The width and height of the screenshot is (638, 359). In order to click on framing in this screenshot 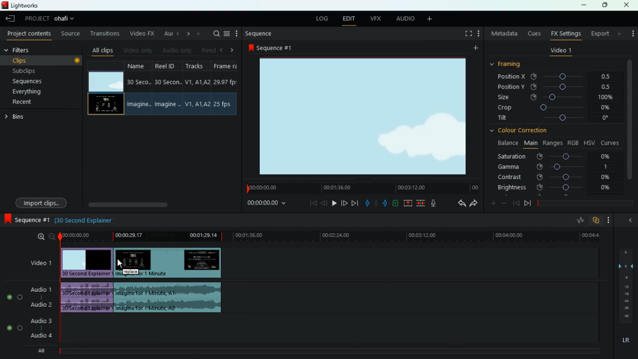, I will do `click(511, 64)`.